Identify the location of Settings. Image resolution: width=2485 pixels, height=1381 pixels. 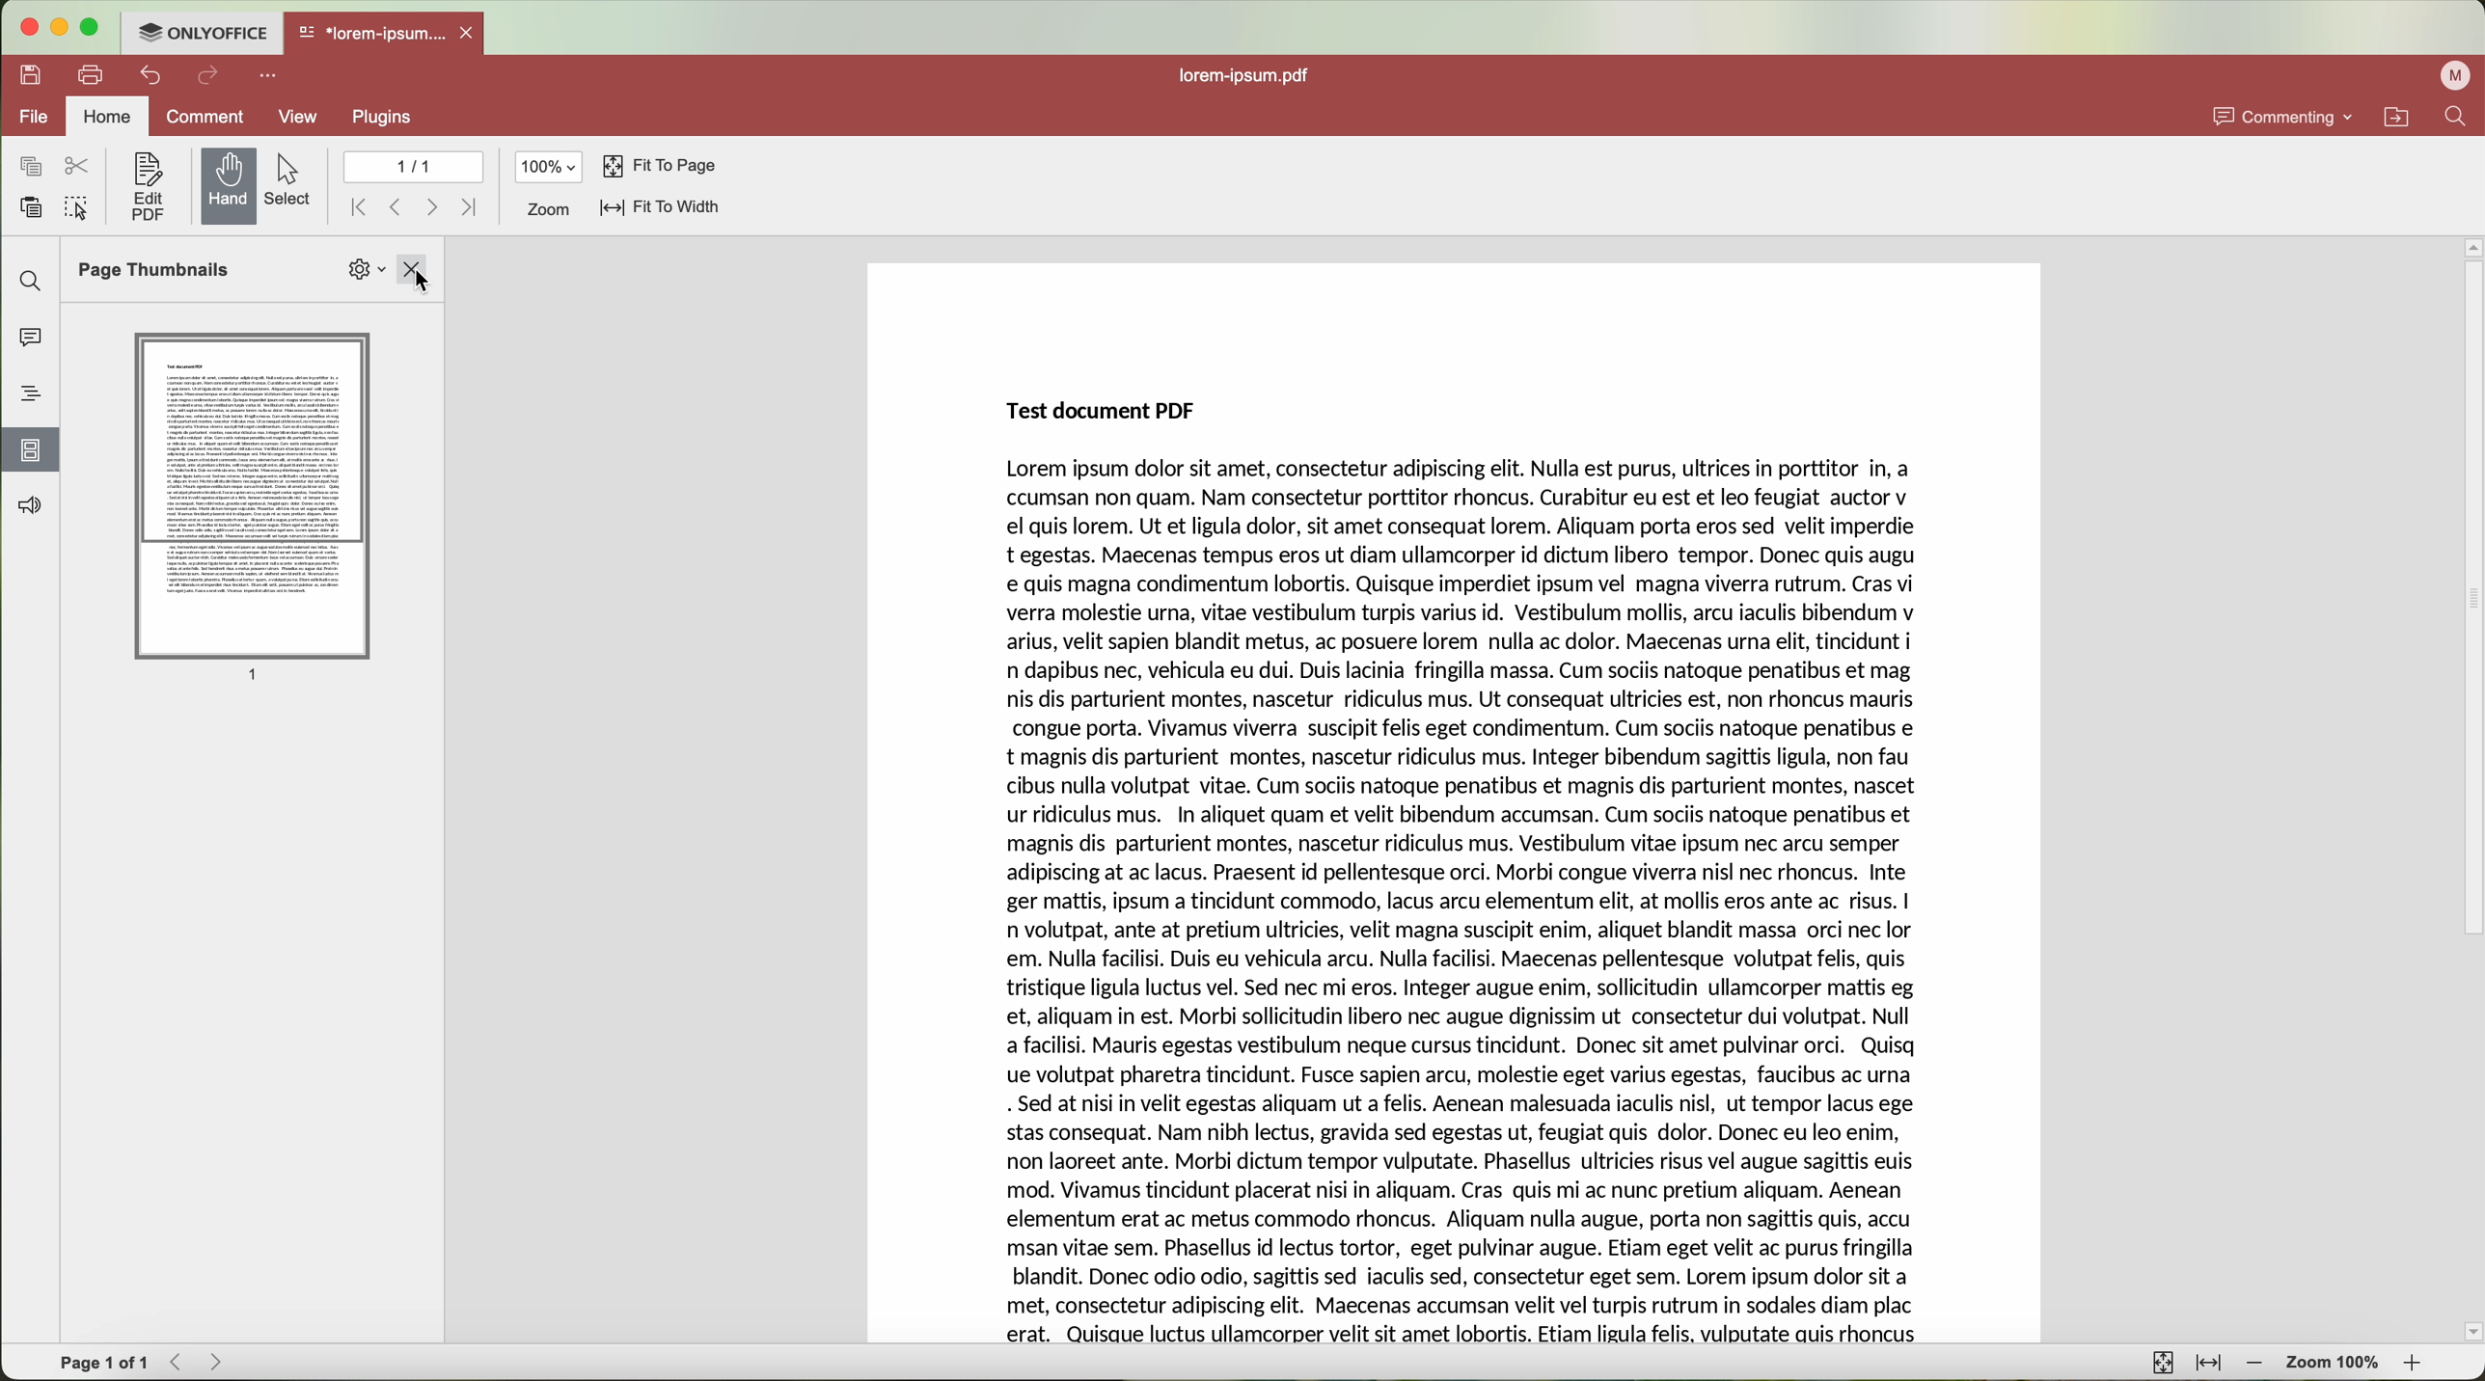
(368, 265).